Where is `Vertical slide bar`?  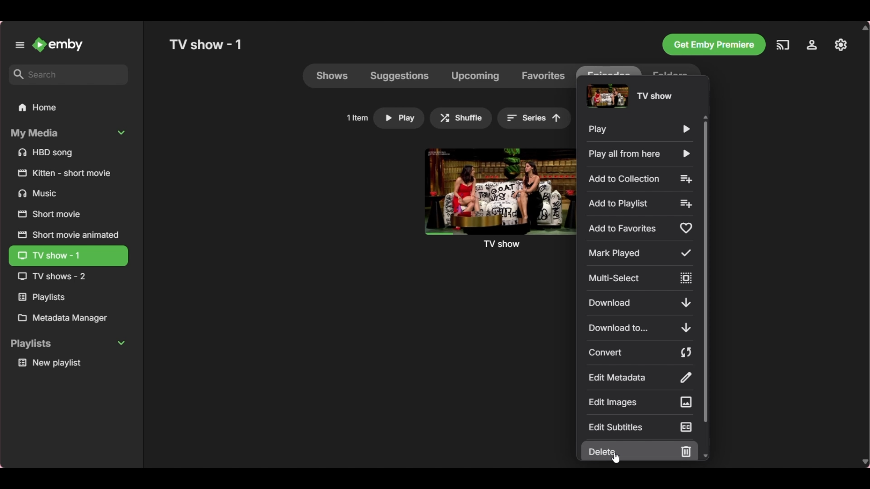 Vertical slide bar is located at coordinates (706, 272).